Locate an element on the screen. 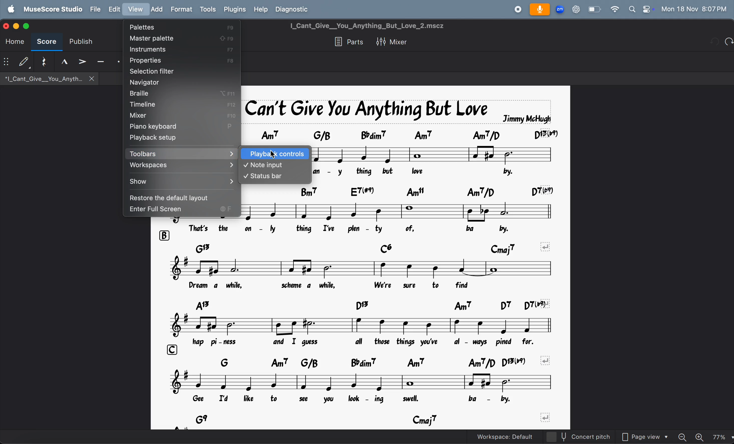  status bar is located at coordinates (272, 177).